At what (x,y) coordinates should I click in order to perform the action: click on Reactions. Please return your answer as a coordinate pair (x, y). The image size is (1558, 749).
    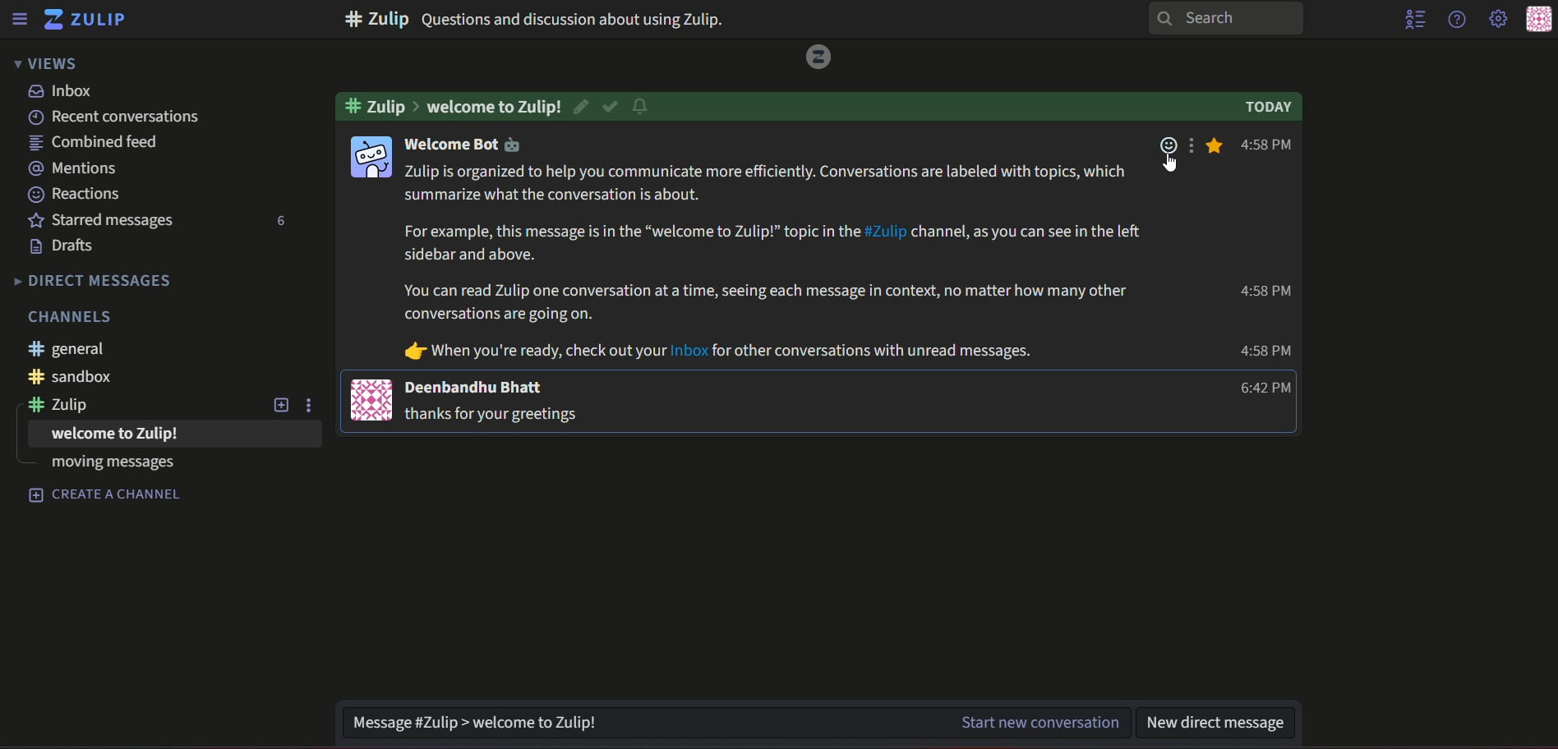
    Looking at the image, I should click on (75, 192).